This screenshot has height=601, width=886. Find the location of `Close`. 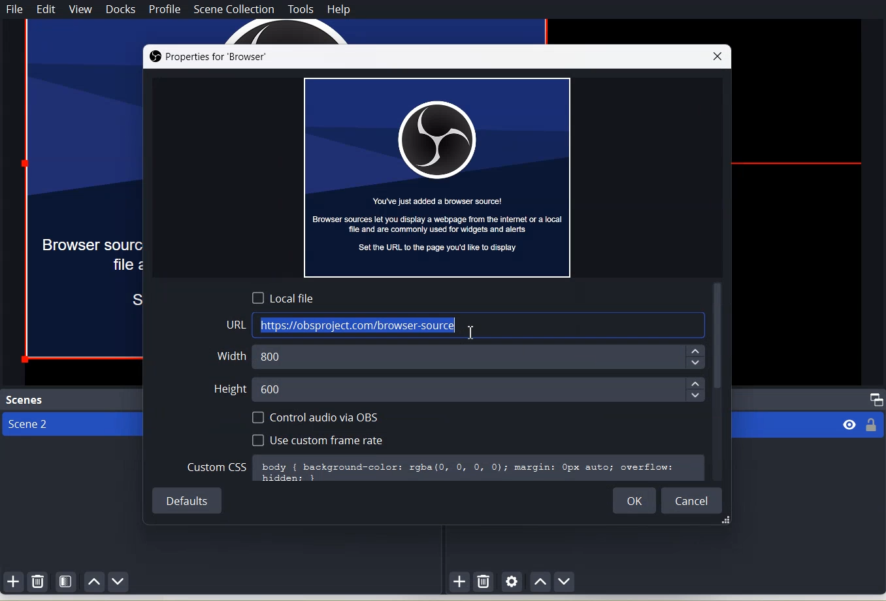

Close is located at coordinates (720, 56).